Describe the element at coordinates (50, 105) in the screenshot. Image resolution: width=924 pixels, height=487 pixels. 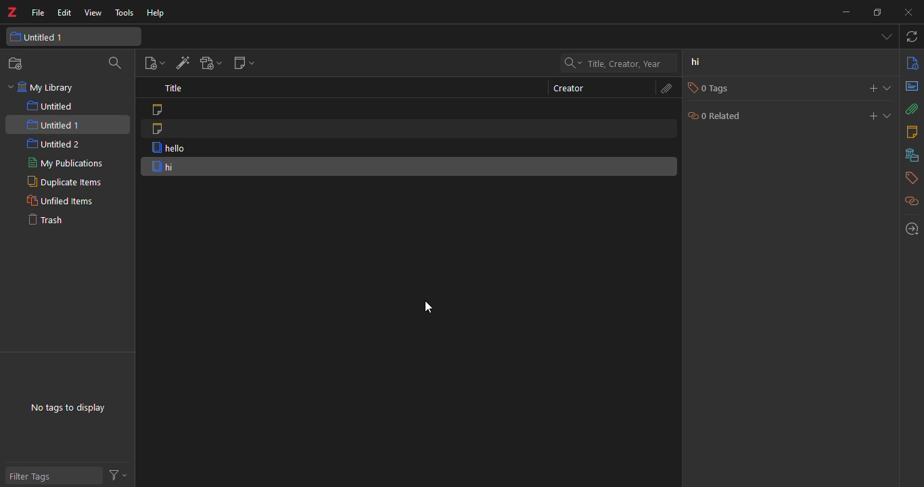
I see `untitled` at that location.